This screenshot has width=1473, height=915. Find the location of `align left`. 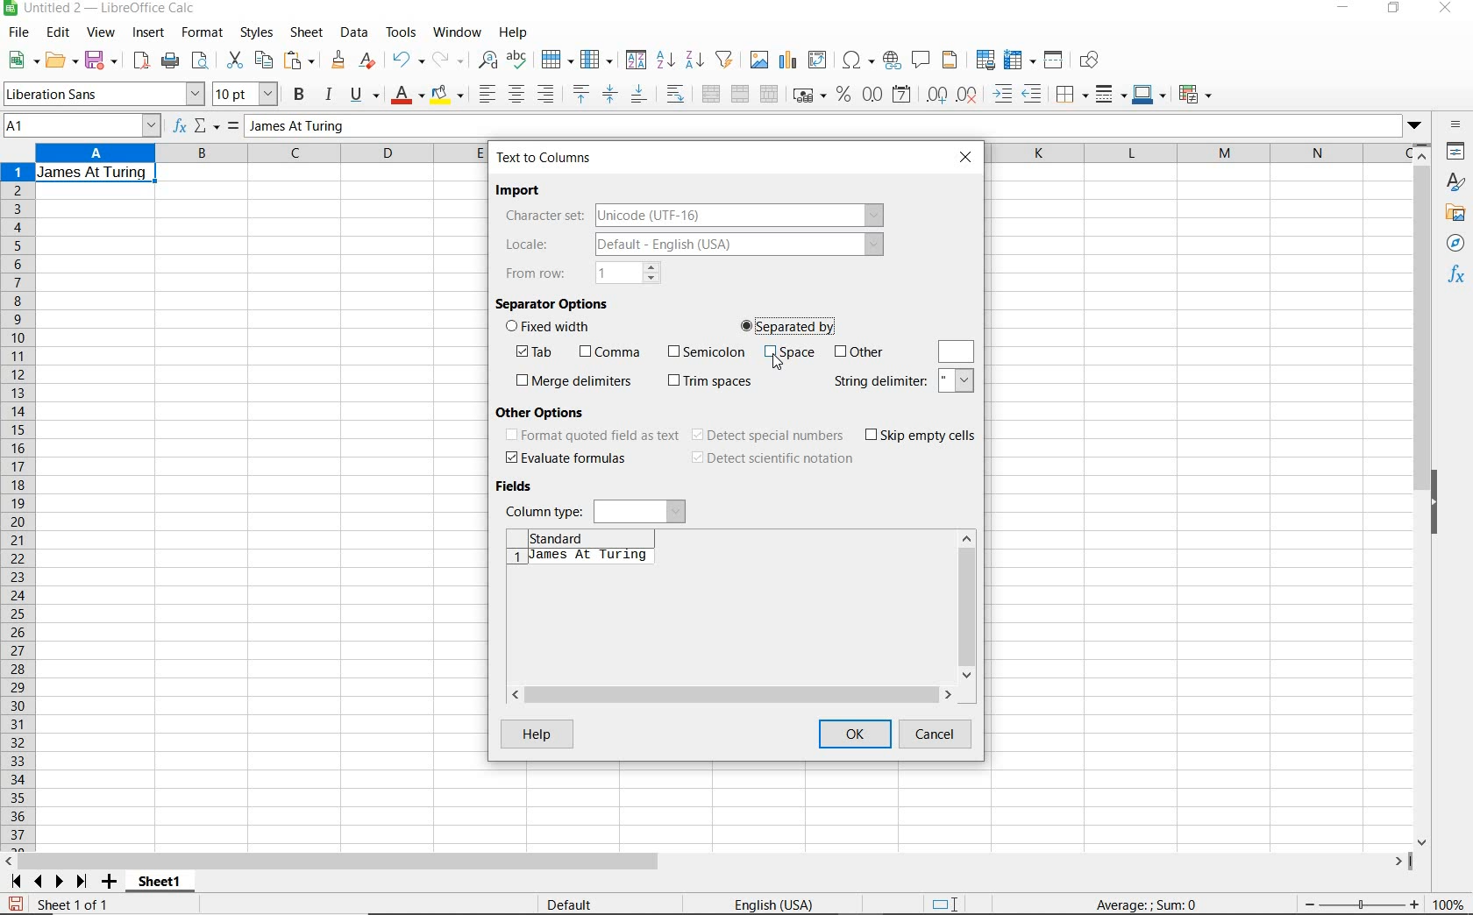

align left is located at coordinates (484, 91).